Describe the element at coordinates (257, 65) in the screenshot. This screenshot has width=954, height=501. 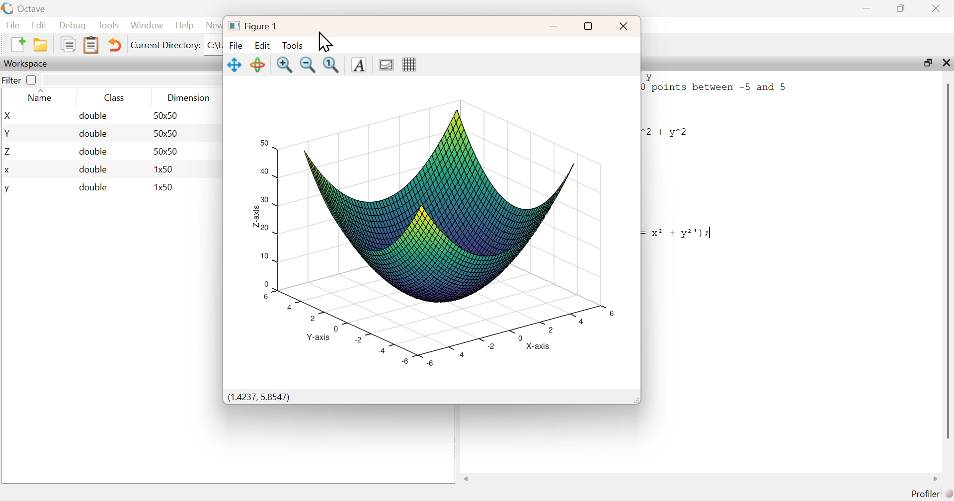
I see `Rotate` at that location.